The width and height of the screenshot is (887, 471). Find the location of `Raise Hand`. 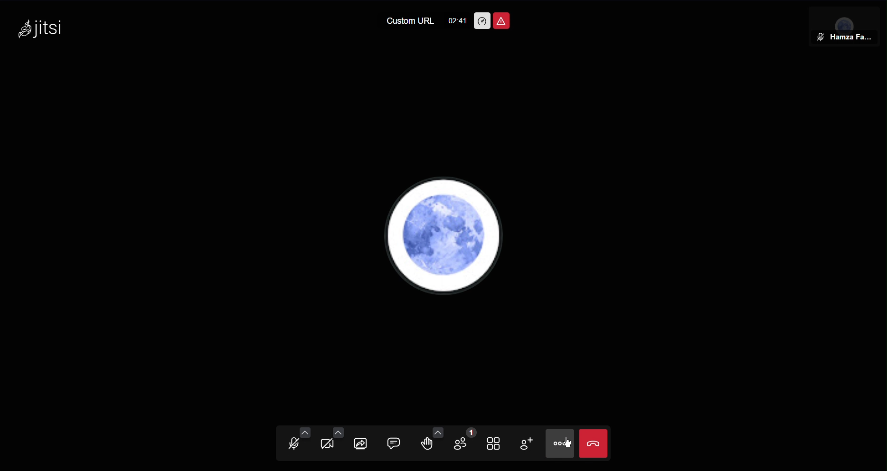

Raise Hand is located at coordinates (432, 443).